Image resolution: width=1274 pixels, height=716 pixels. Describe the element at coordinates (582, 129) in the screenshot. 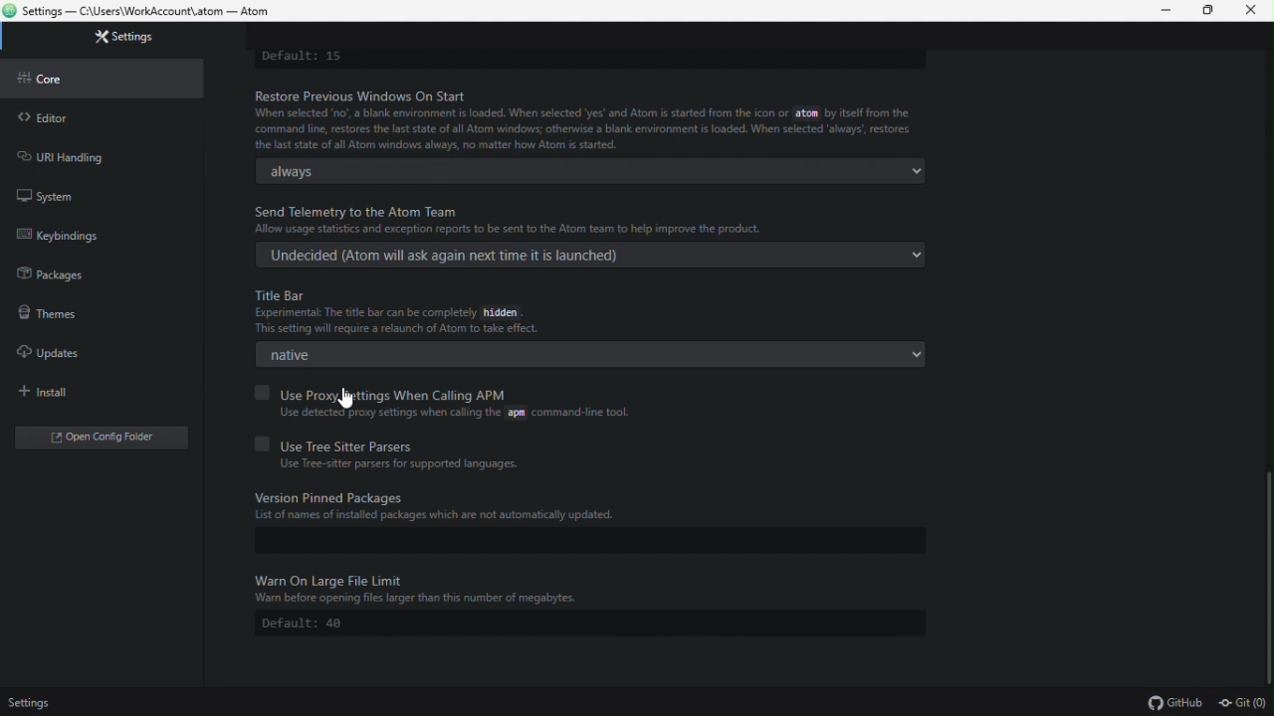

I see `When selected 'no', a blank environment is loaded. When selected 'yes' and Atom is started from the icon or atom by itself from the command line, restores the last state of all Atom windows; otherwise a blank environment is loaded. When selected 'always', restores the last state of all Atom windows always, no matter how Atom is started.` at that location.